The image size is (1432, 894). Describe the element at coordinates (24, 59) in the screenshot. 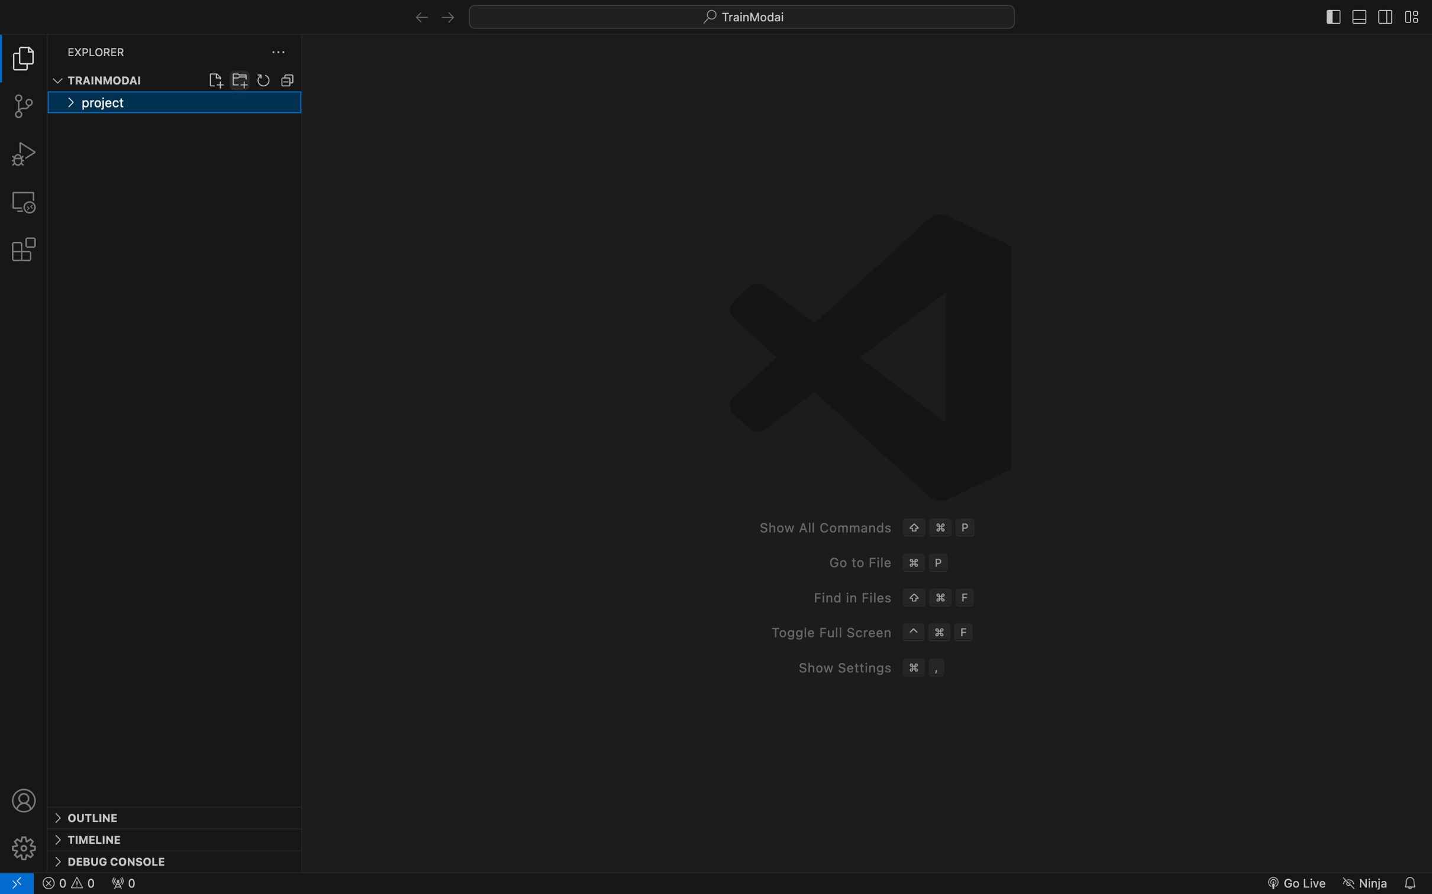

I see `file explore` at that location.